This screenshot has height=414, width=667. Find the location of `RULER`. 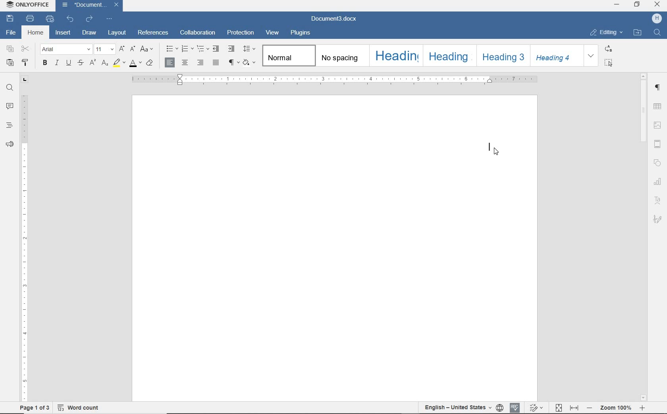

RULER is located at coordinates (334, 80).